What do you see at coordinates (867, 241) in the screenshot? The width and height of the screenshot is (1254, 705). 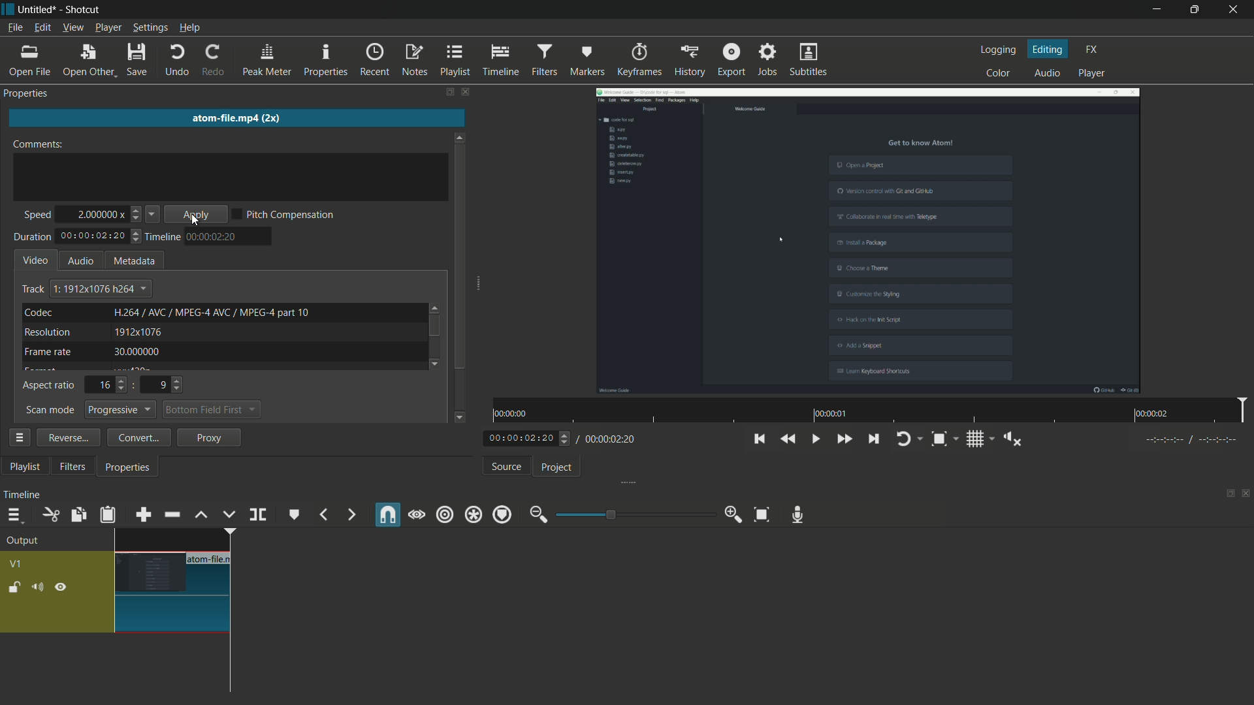 I see `filter is applied` at bounding box center [867, 241].